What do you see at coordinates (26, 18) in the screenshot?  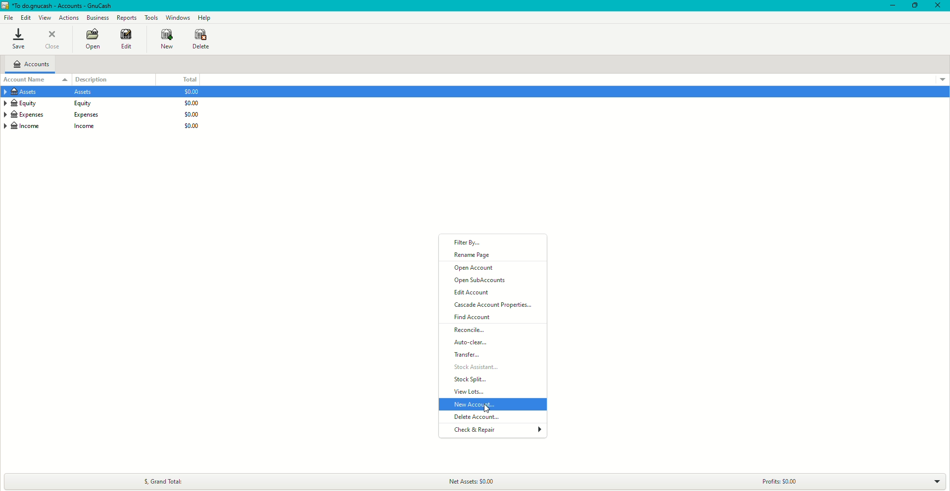 I see `Edit` at bounding box center [26, 18].